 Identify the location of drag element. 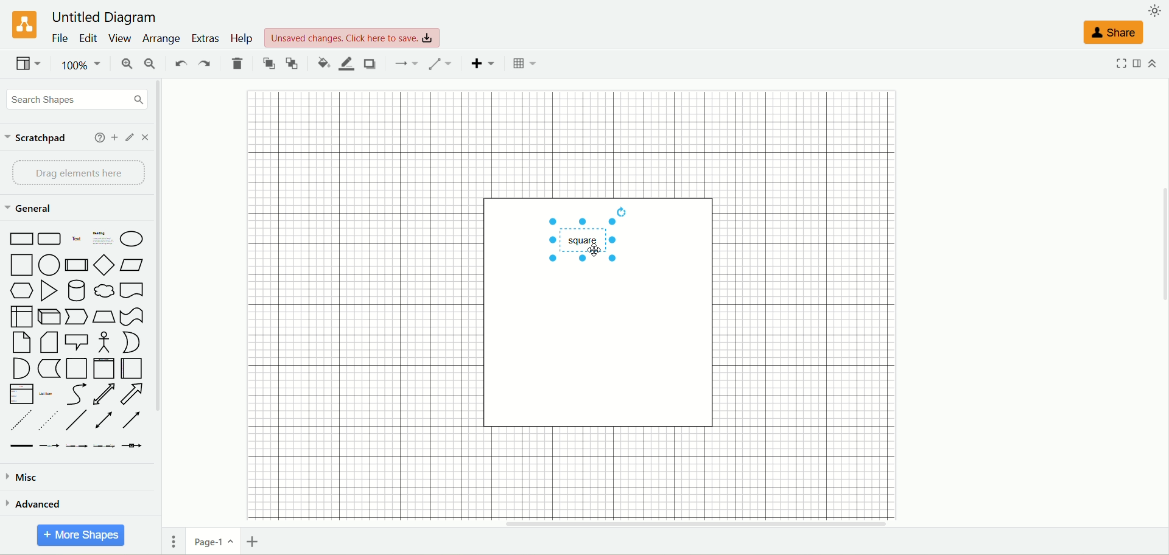
(79, 173).